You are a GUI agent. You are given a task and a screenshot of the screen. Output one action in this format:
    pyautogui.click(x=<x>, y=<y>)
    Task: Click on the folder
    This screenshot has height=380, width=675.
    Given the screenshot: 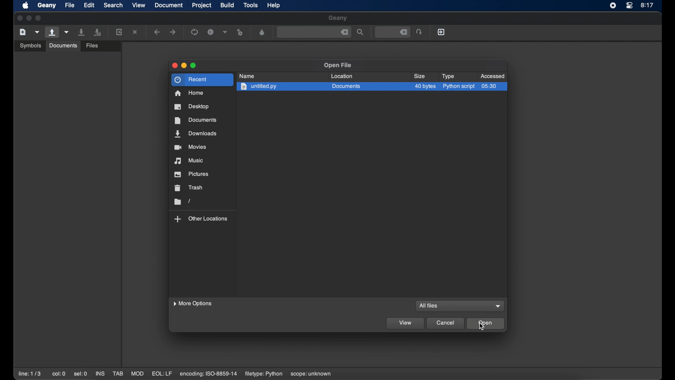 What is the action you would take?
    pyautogui.click(x=182, y=202)
    